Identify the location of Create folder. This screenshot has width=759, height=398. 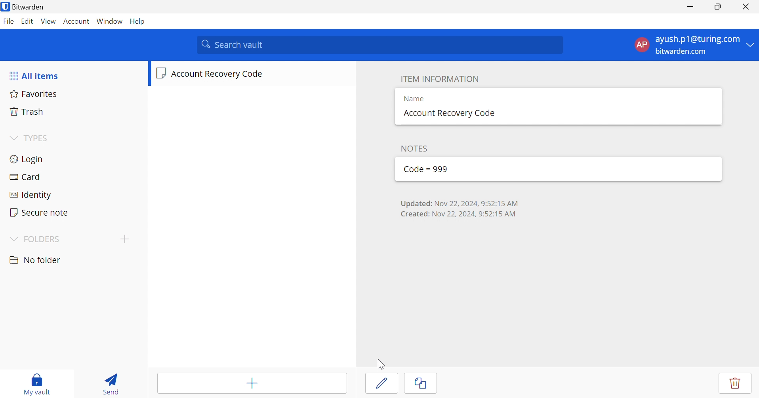
(125, 240).